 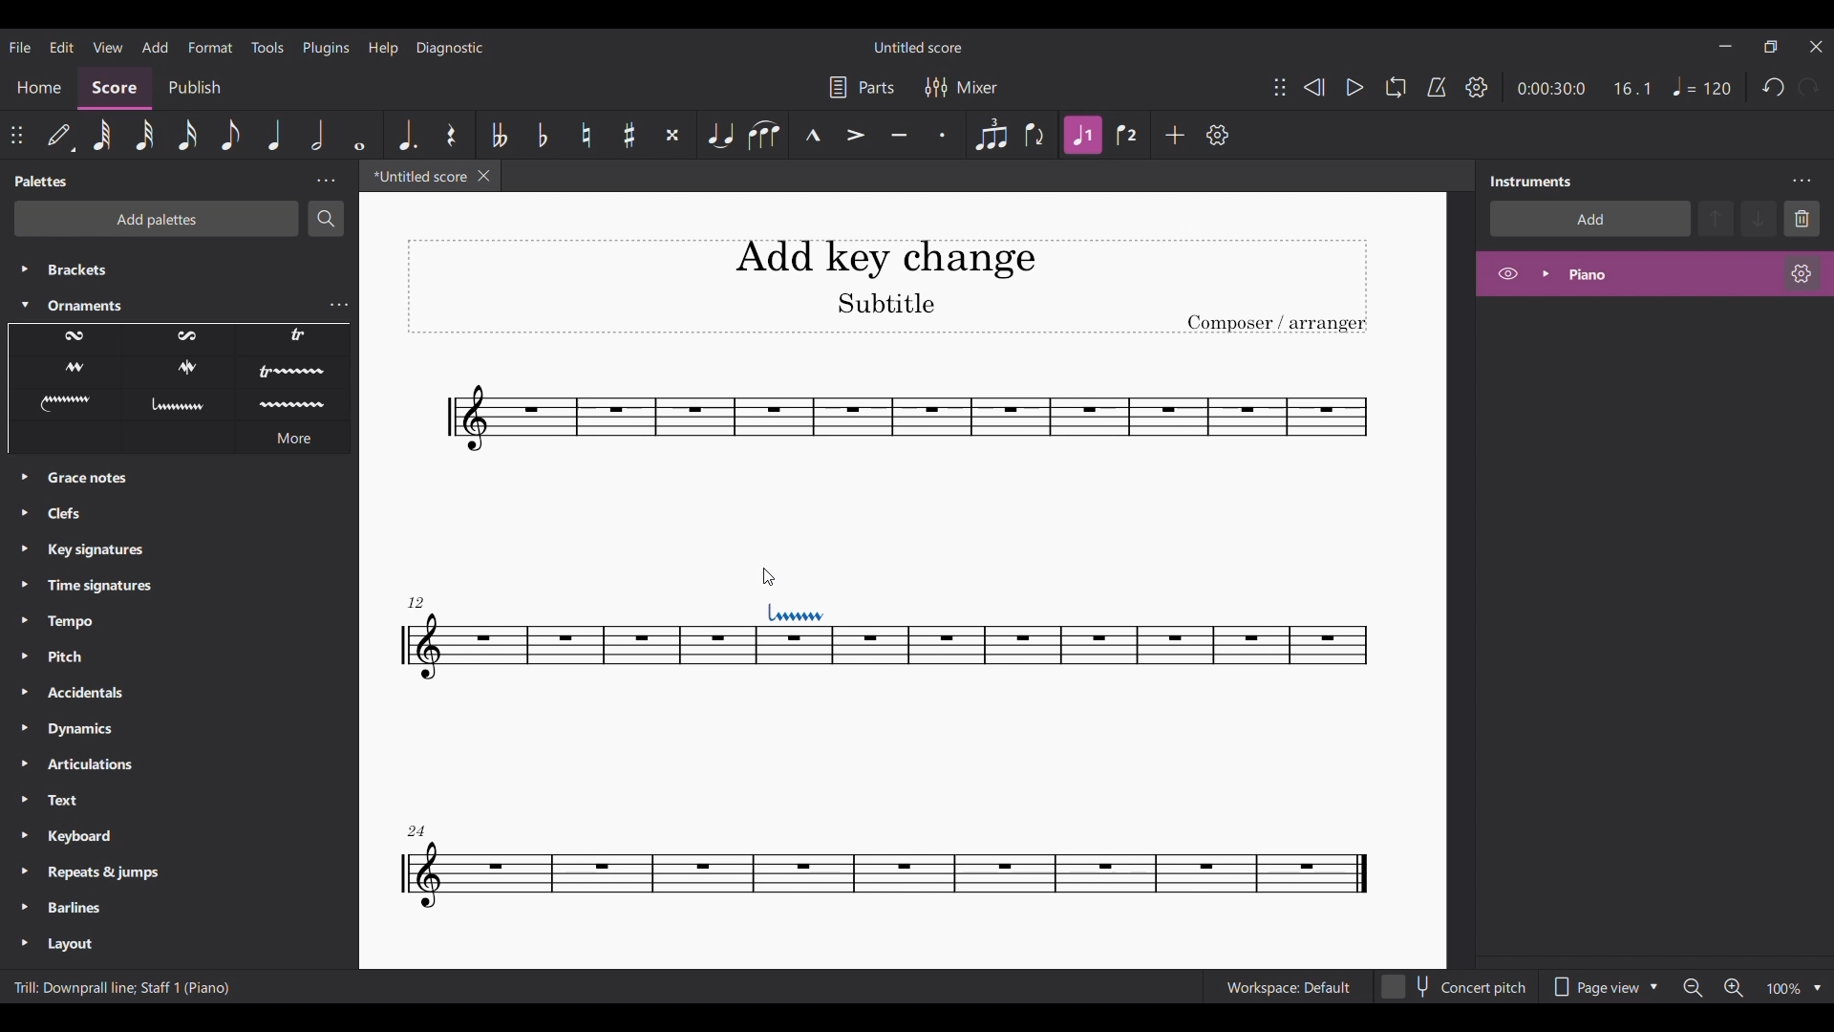 What do you see at coordinates (59, 135) in the screenshot?
I see `default` at bounding box center [59, 135].